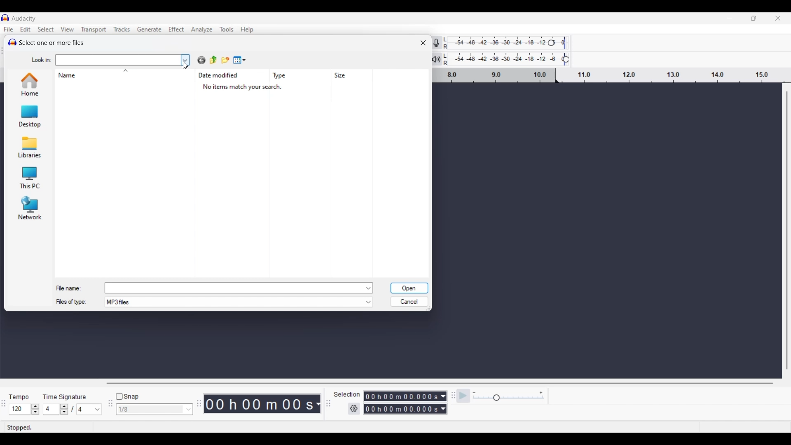 The image size is (791, 445). What do you see at coordinates (778, 18) in the screenshot?
I see `Close interface` at bounding box center [778, 18].